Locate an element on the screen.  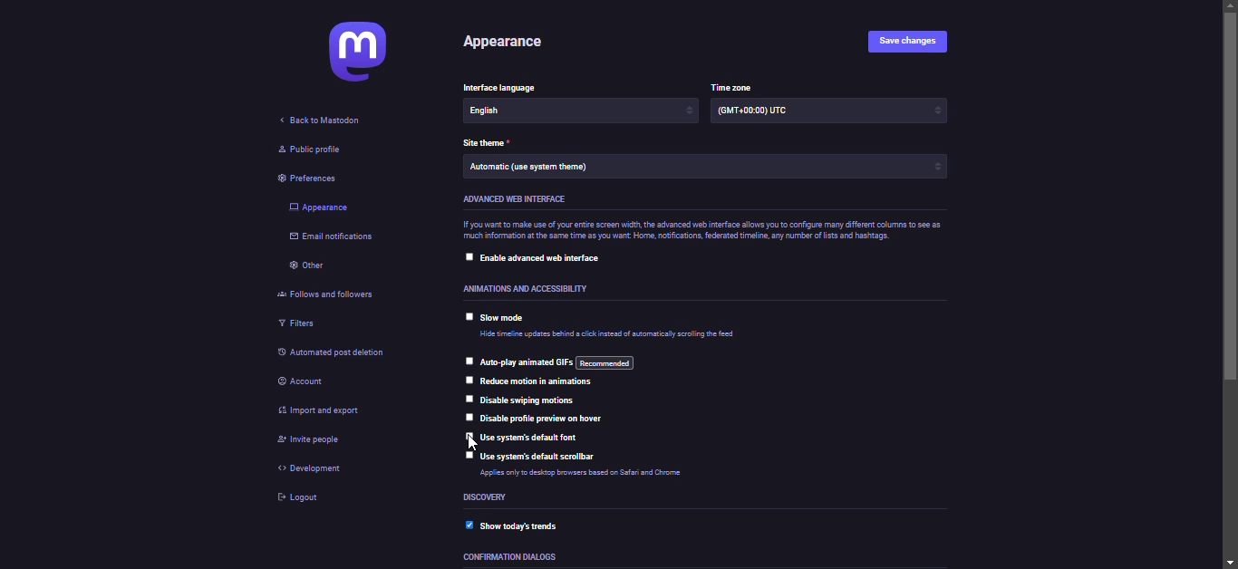
info is located at coordinates (700, 231).